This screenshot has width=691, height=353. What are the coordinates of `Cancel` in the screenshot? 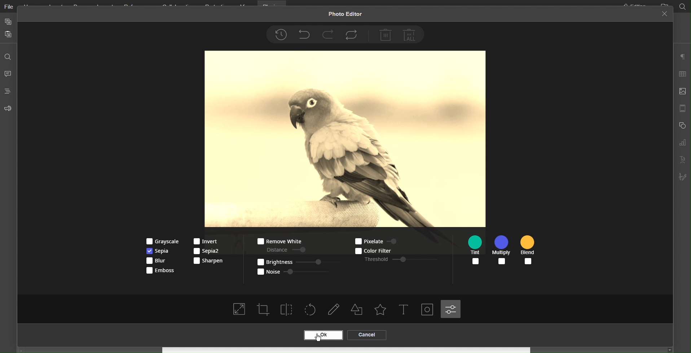 It's located at (664, 14).